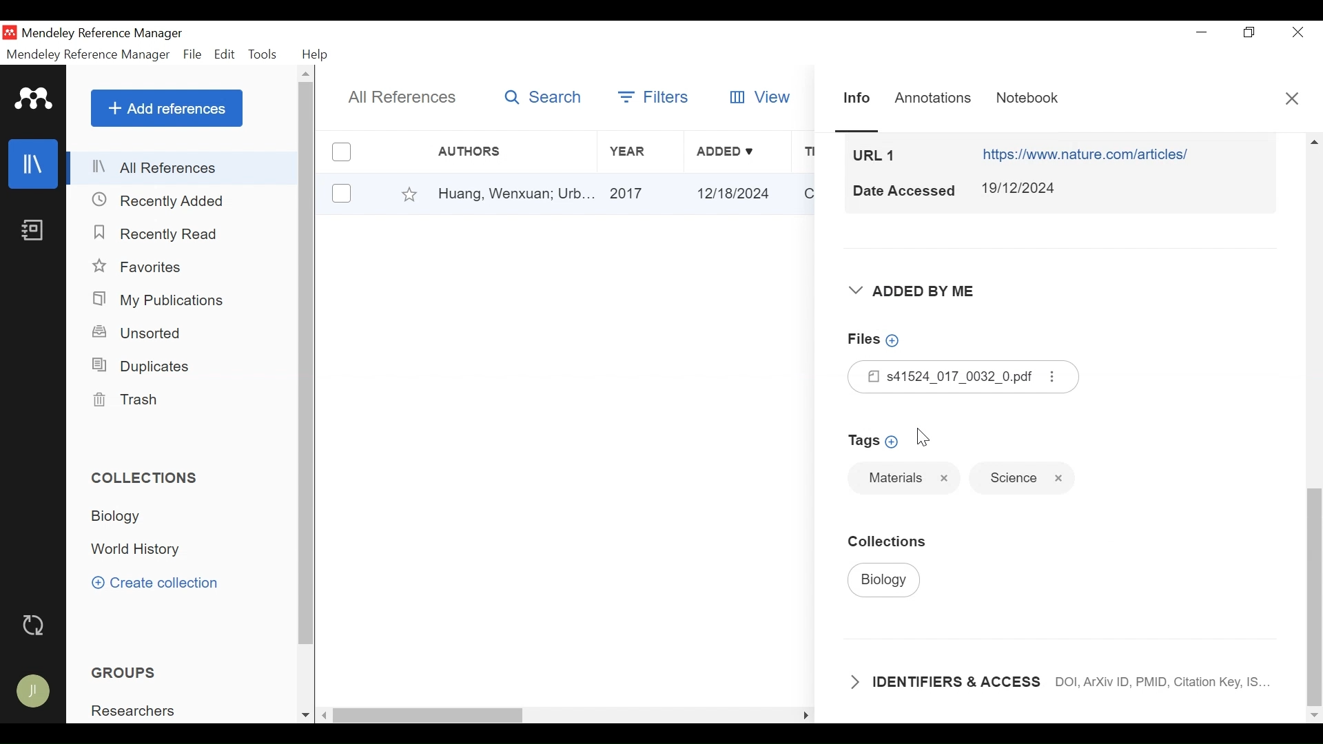 The width and height of the screenshot is (1323, 744). Describe the element at coordinates (133, 400) in the screenshot. I see `Trash` at that location.